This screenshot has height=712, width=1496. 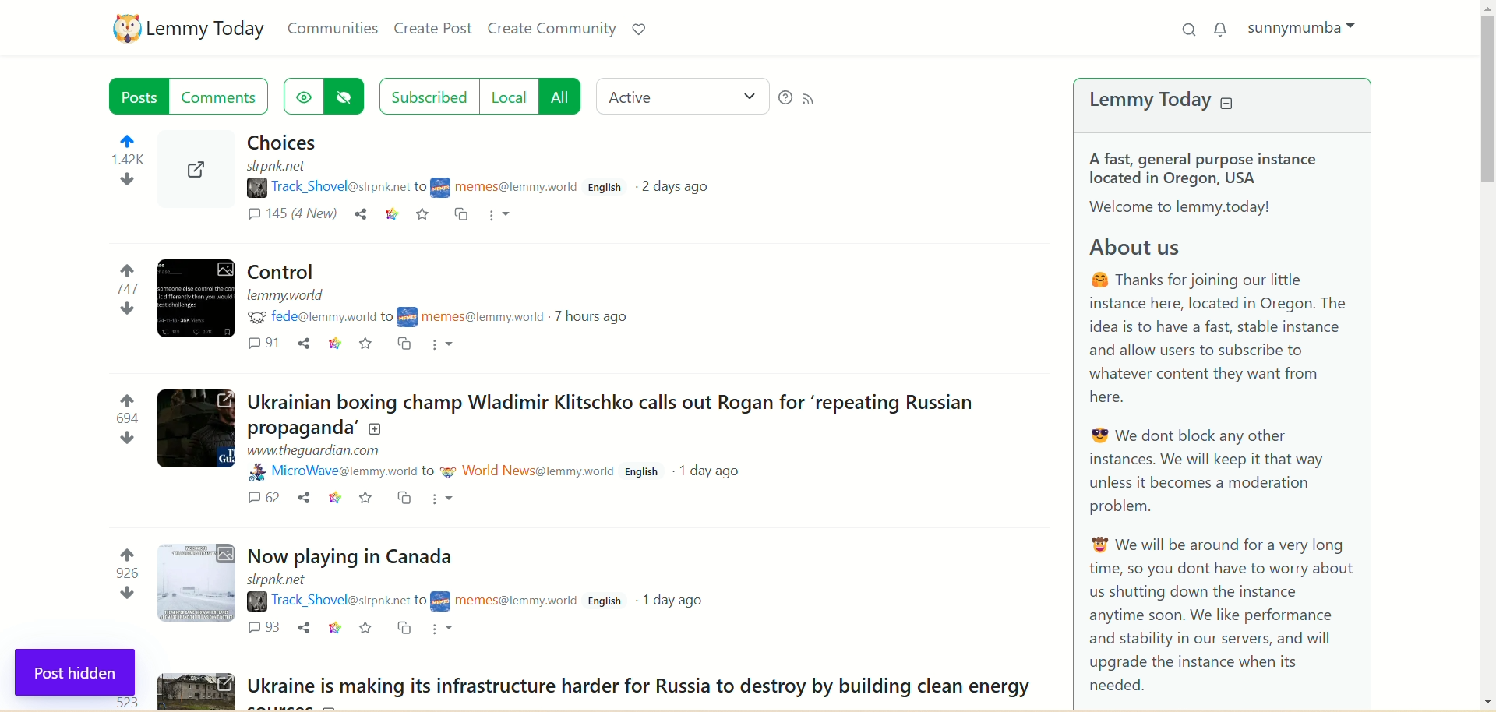 I want to click on local, so click(x=506, y=97).